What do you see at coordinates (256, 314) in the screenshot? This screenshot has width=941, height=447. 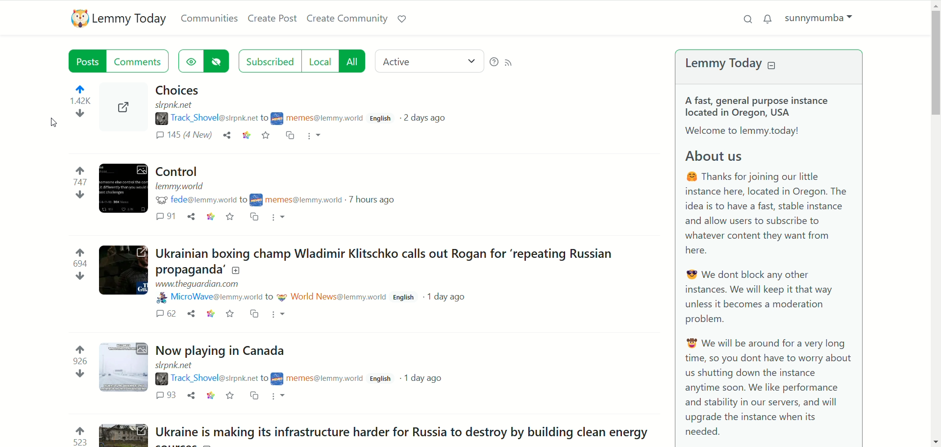 I see `copy` at bounding box center [256, 314].